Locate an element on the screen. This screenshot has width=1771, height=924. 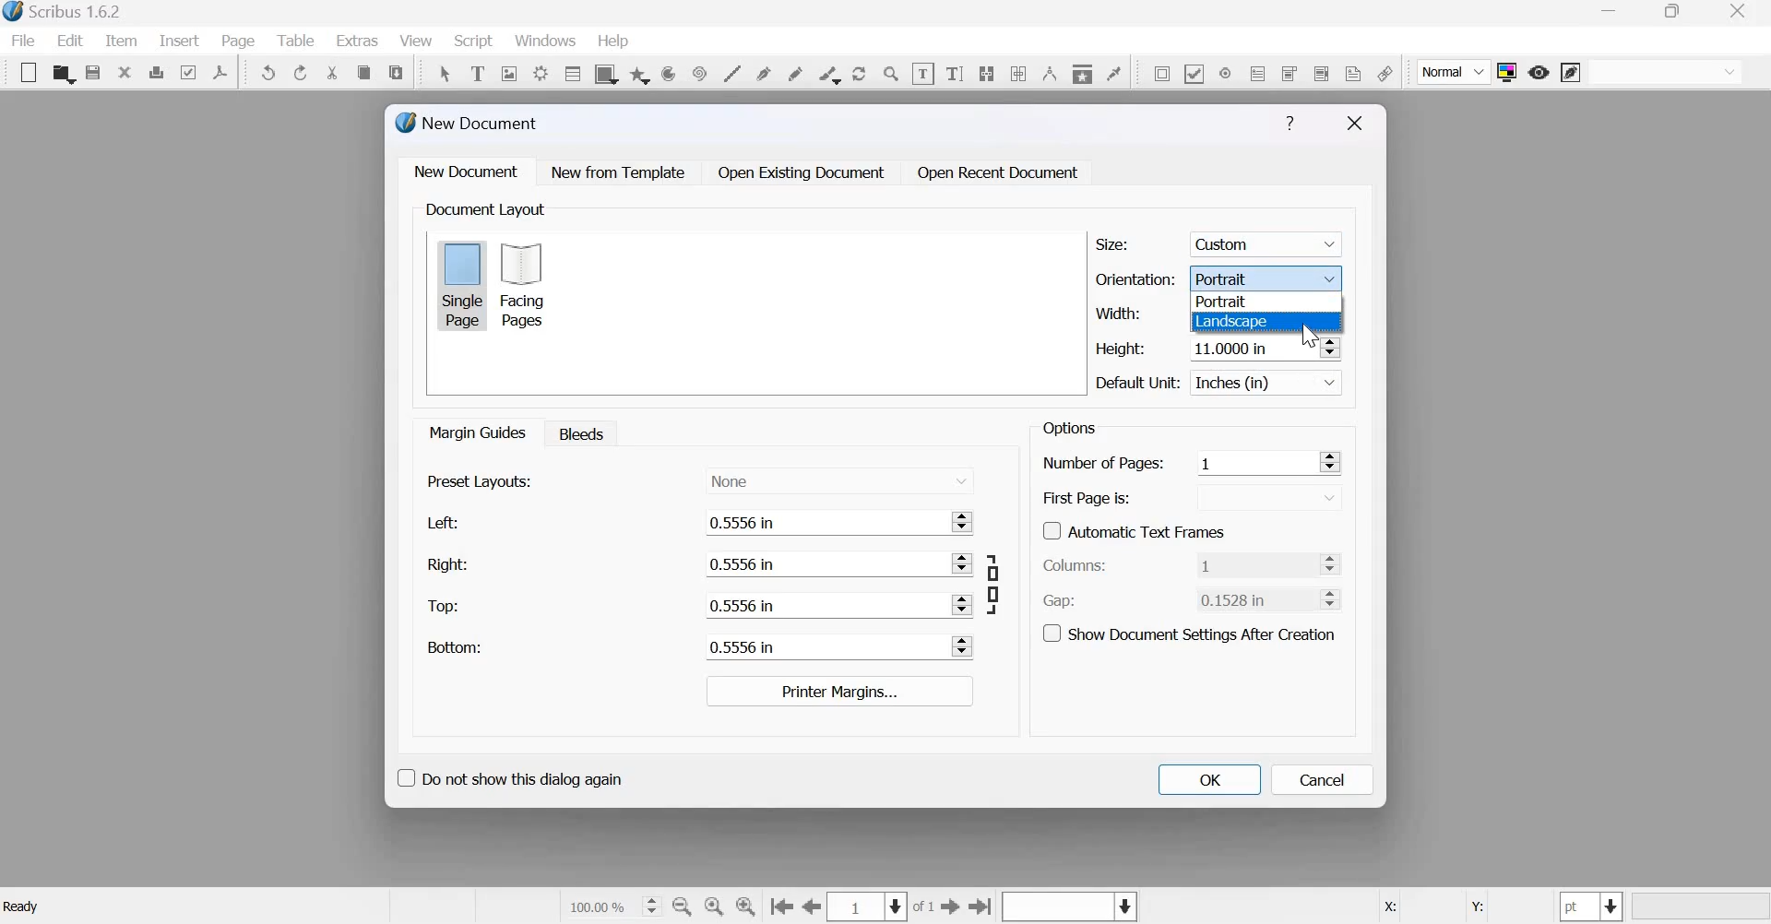
First Page is: is located at coordinates (1088, 496).